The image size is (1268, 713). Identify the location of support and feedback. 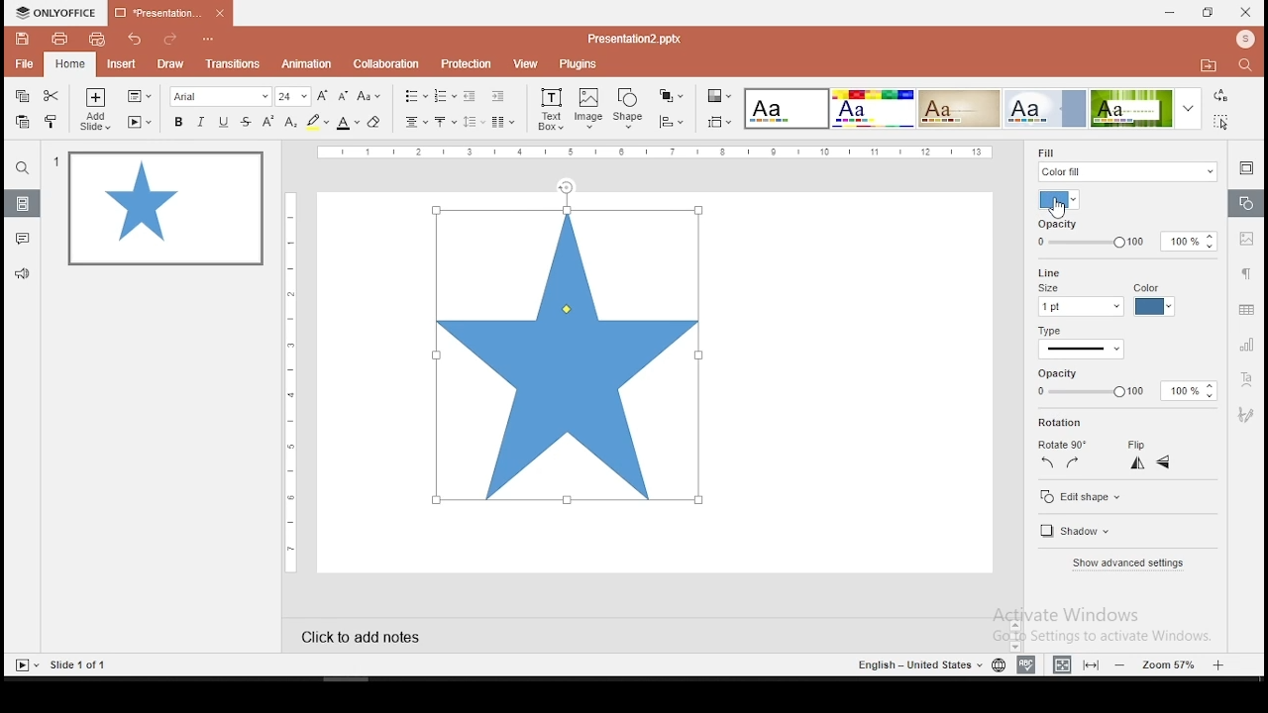
(23, 274).